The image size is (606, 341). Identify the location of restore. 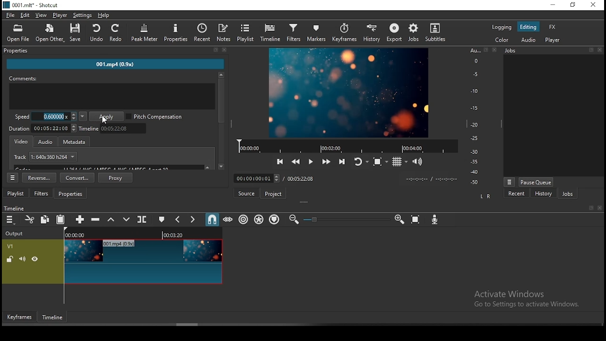
(574, 5).